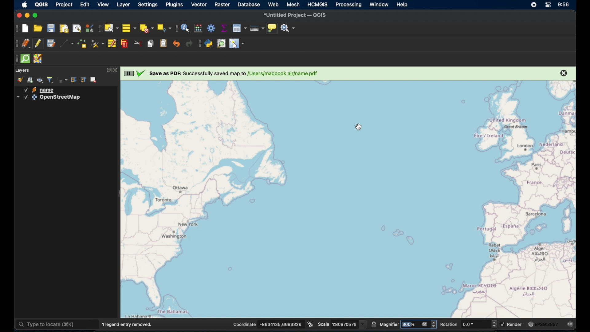 The width and height of the screenshot is (590, 332). Describe the element at coordinates (273, 4) in the screenshot. I see `web` at that location.